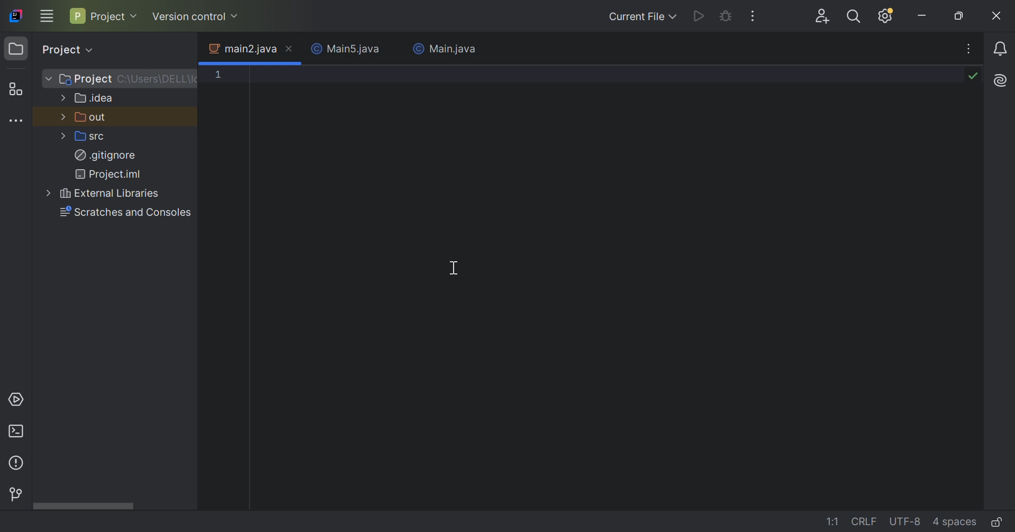  I want to click on More, so click(47, 194).